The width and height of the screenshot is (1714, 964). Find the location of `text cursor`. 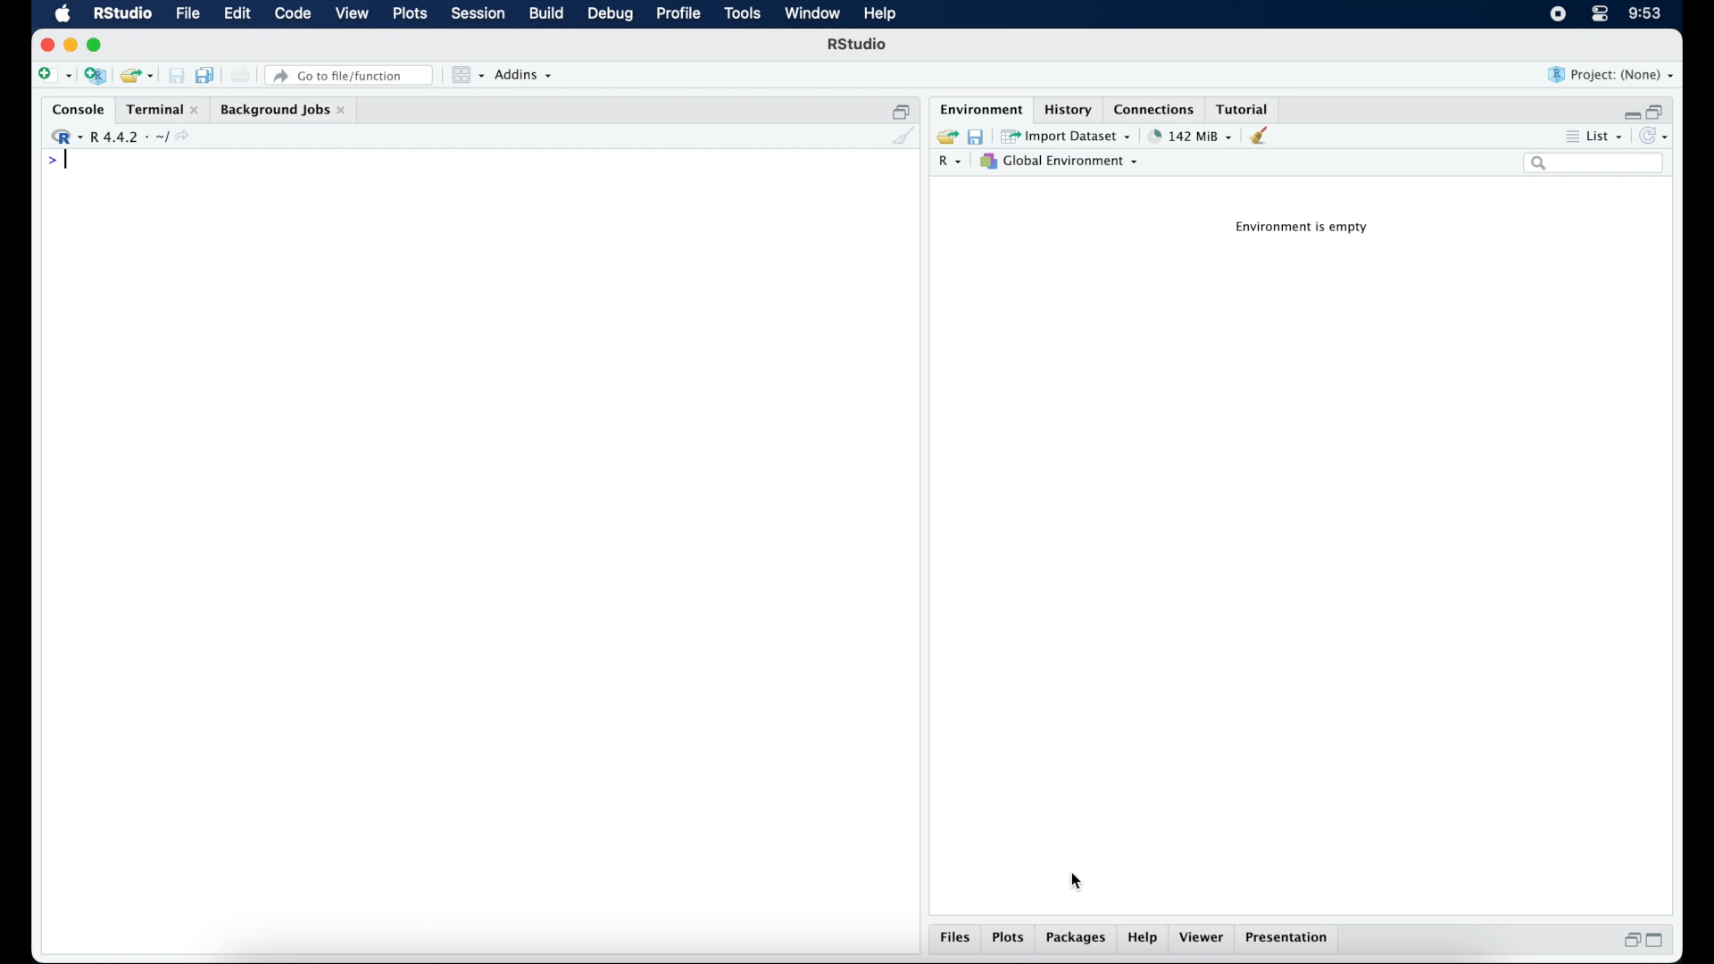

text cursor is located at coordinates (71, 161).